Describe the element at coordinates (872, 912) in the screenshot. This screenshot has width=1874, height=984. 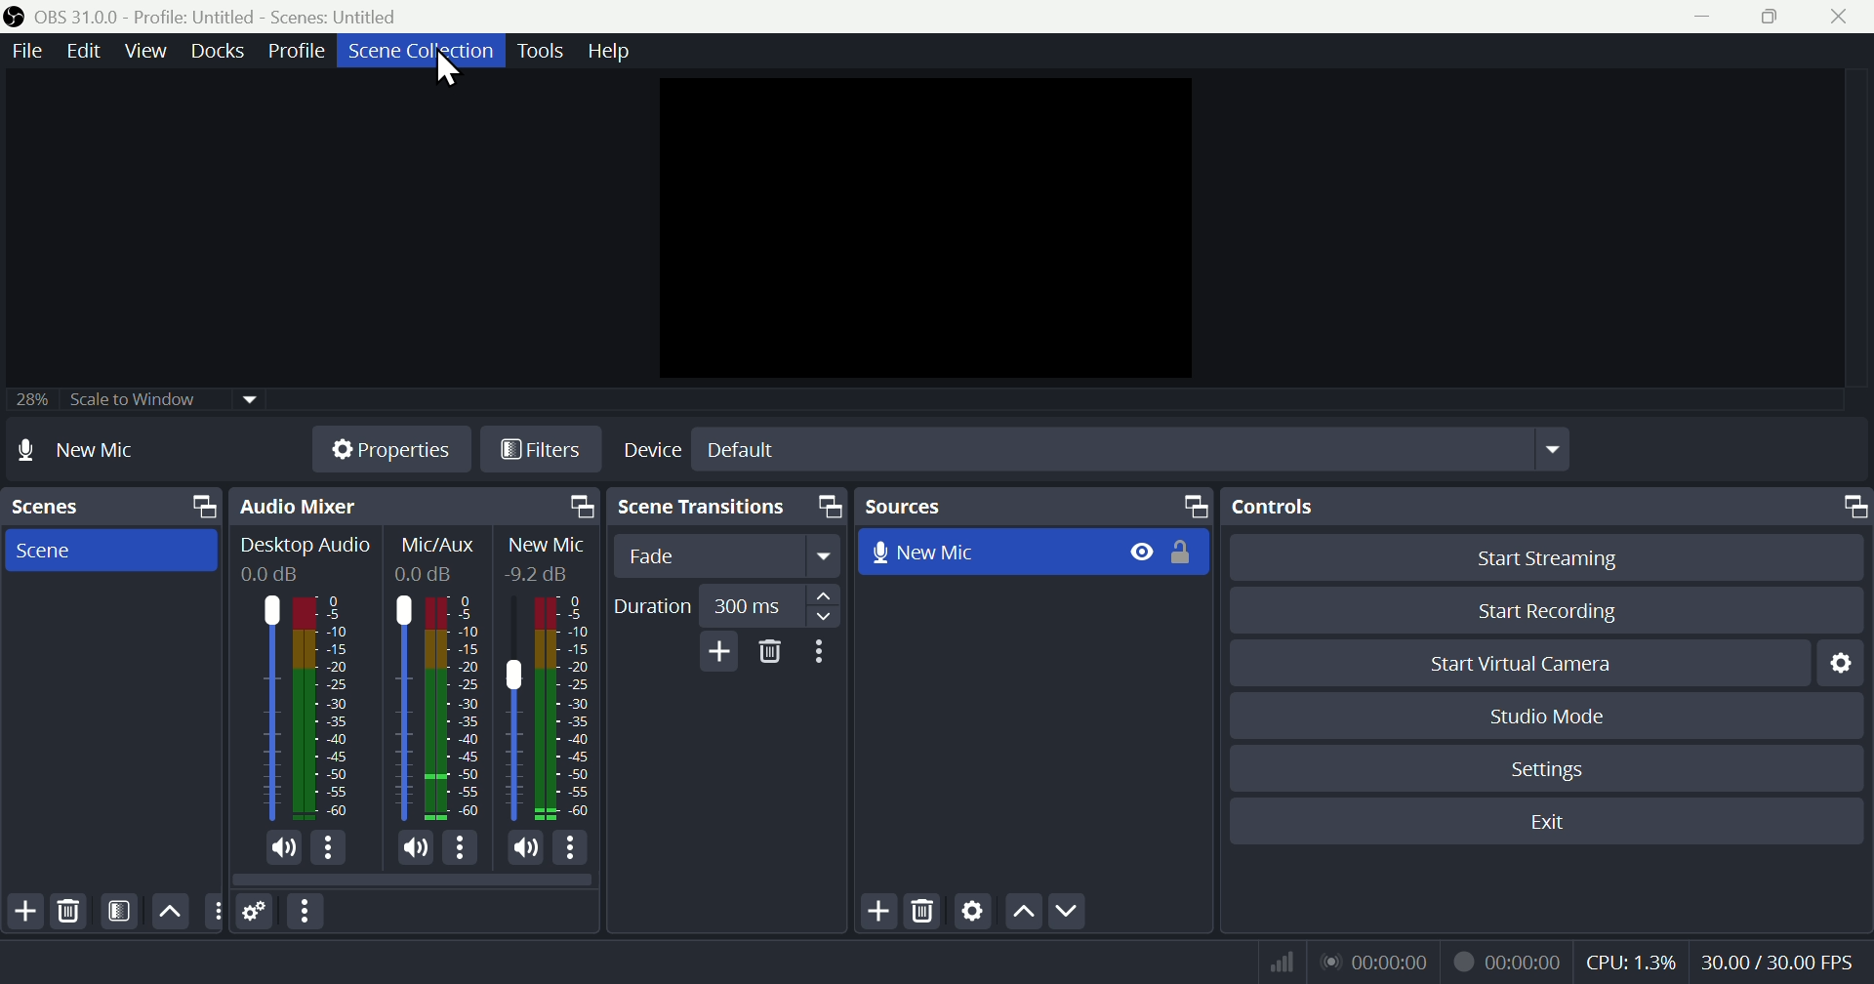
I see `Add` at that location.